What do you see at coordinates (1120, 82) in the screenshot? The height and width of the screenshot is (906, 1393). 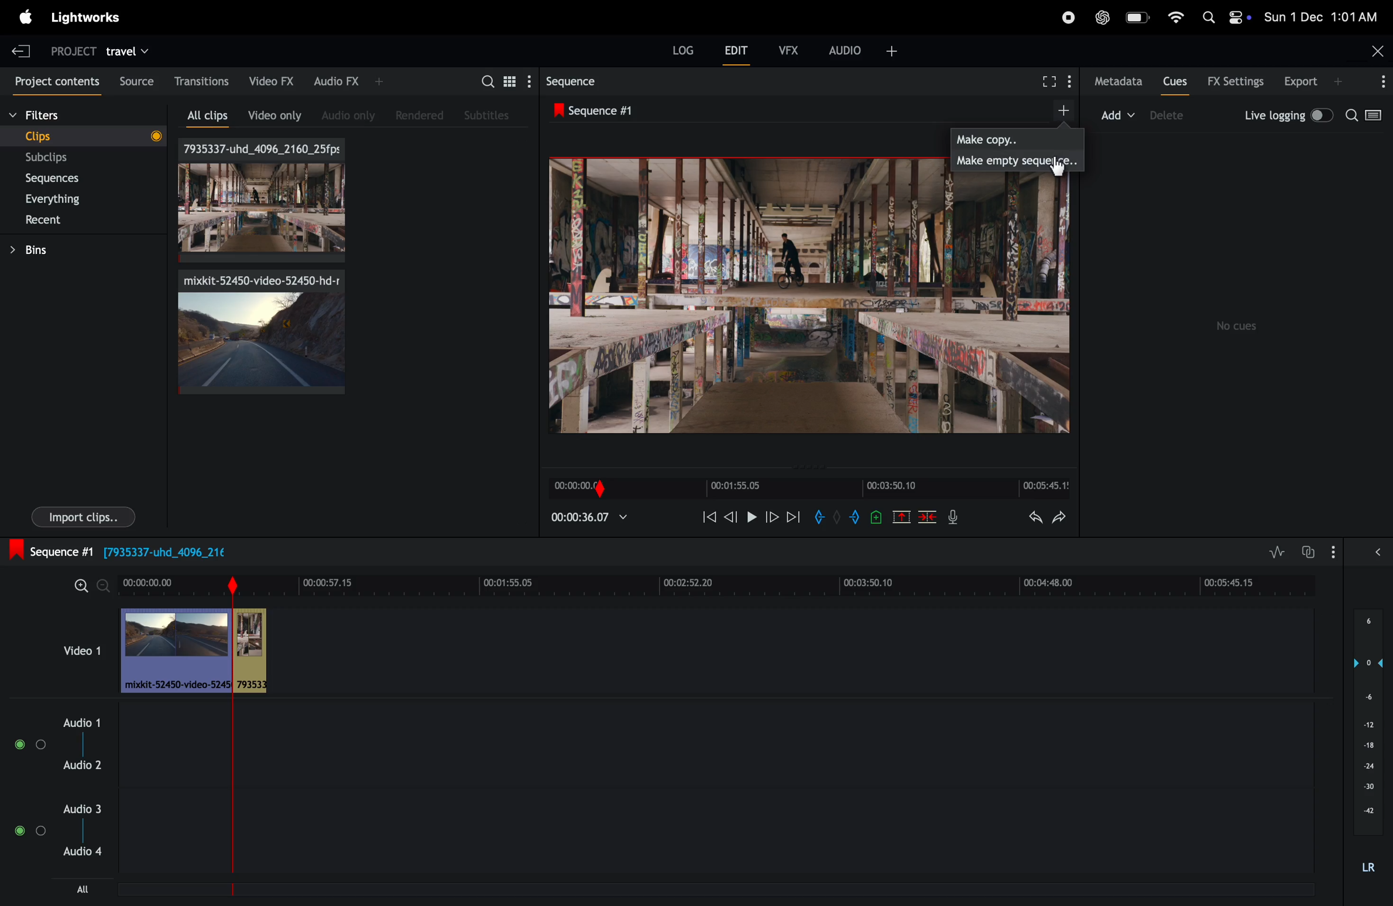 I see `metadata` at bounding box center [1120, 82].